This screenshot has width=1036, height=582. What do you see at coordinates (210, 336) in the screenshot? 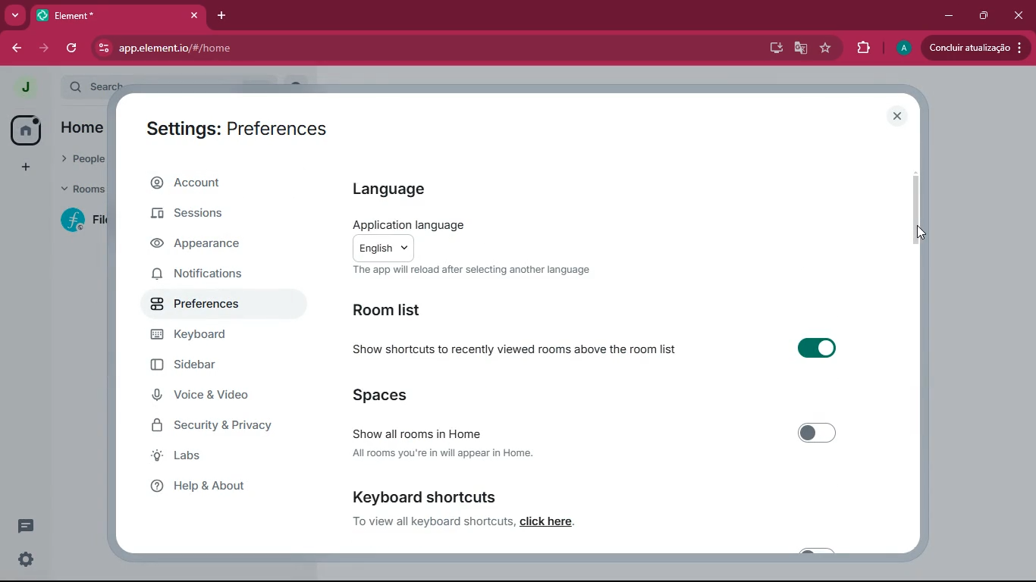
I see `keyboard` at bounding box center [210, 336].